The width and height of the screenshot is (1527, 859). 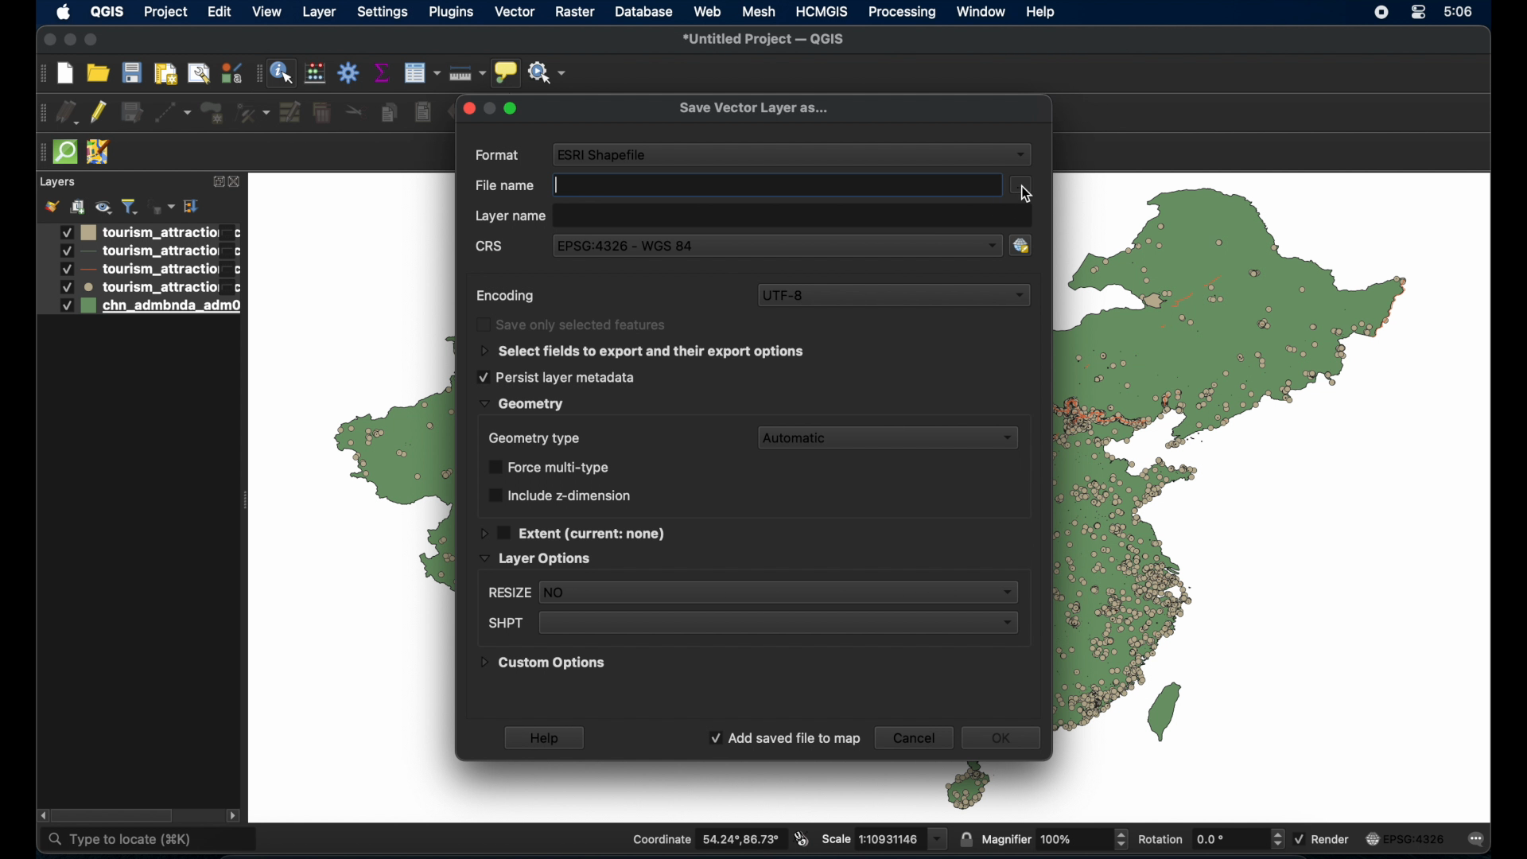 What do you see at coordinates (131, 72) in the screenshot?
I see `save project` at bounding box center [131, 72].